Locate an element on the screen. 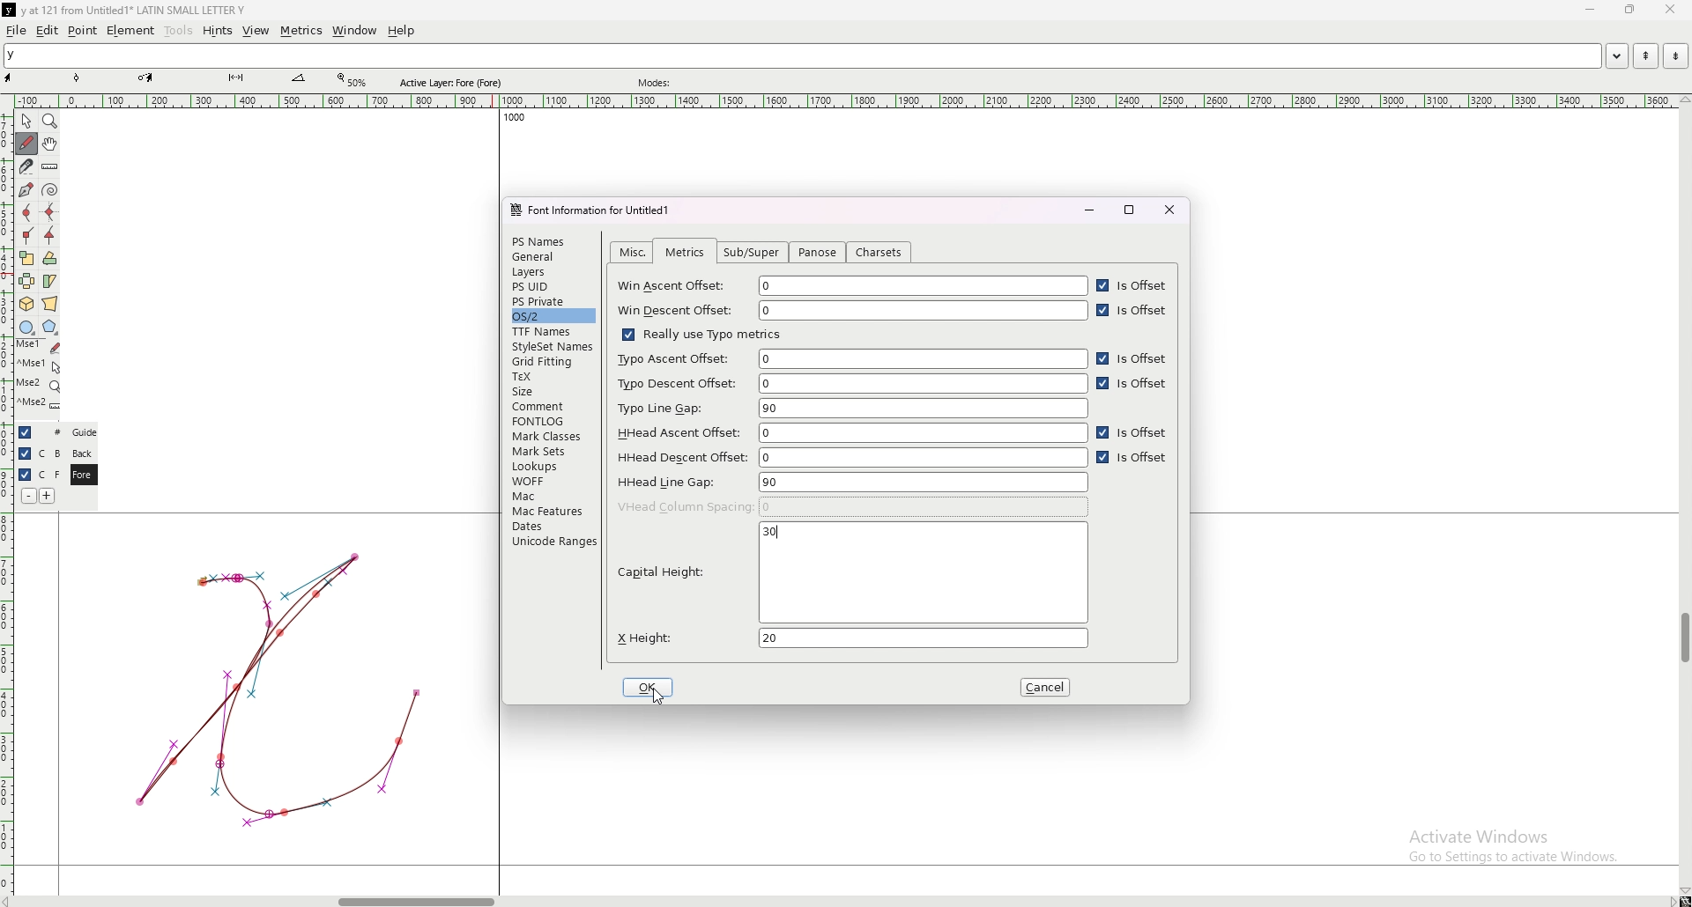  comment is located at coordinates (553, 405).